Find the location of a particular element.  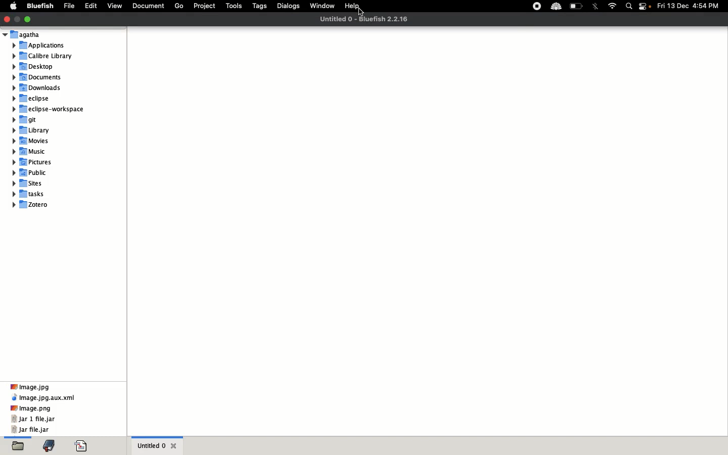

git is located at coordinates (29, 120).